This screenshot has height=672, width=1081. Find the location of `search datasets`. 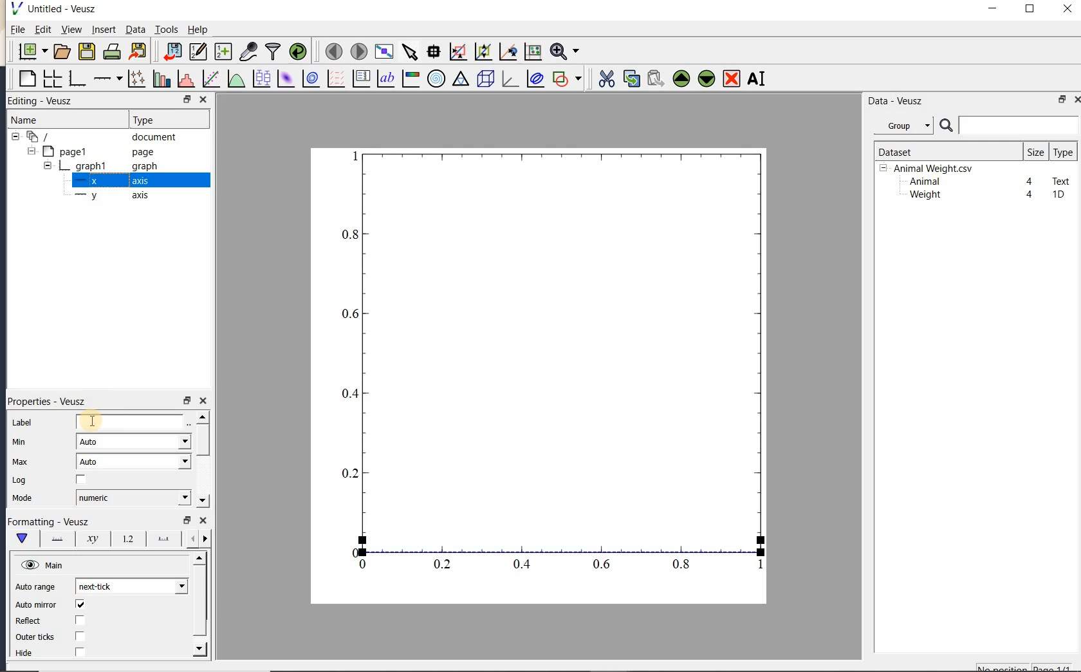

search datasets is located at coordinates (1009, 126).